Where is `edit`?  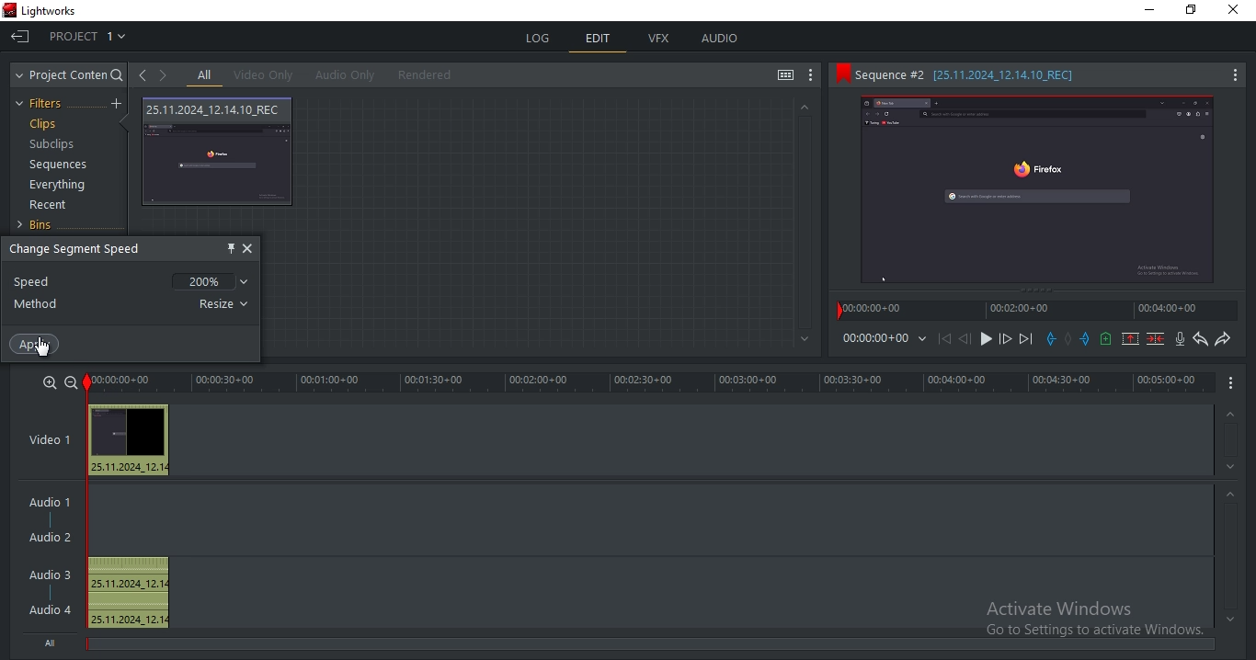 edit is located at coordinates (599, 40).